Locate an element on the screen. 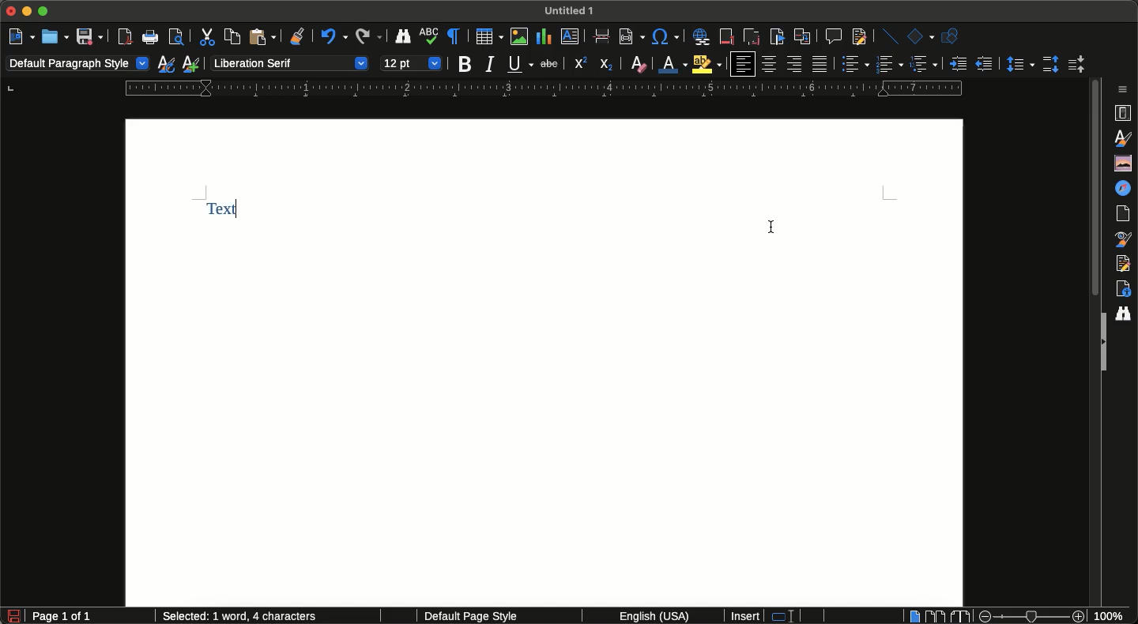 The width and height of the screenshot is (1138, 624). Properties is located at coordinates (1125, 111).